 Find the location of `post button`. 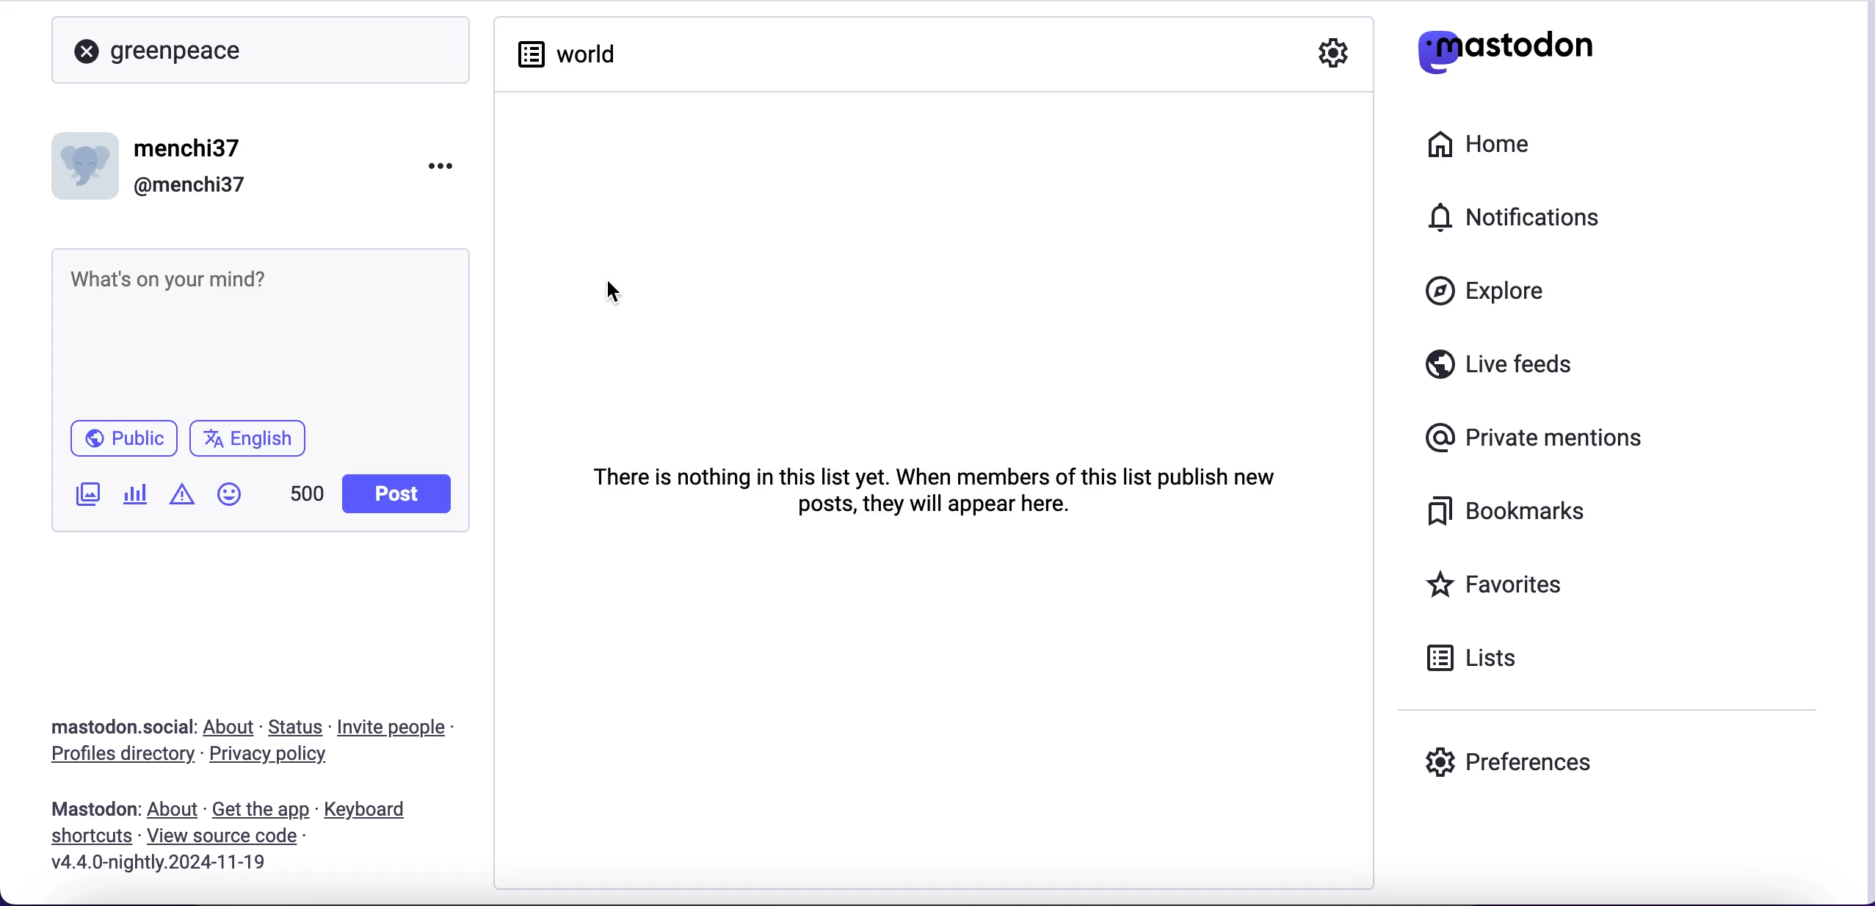

post button is located at coordinates (401, 494).